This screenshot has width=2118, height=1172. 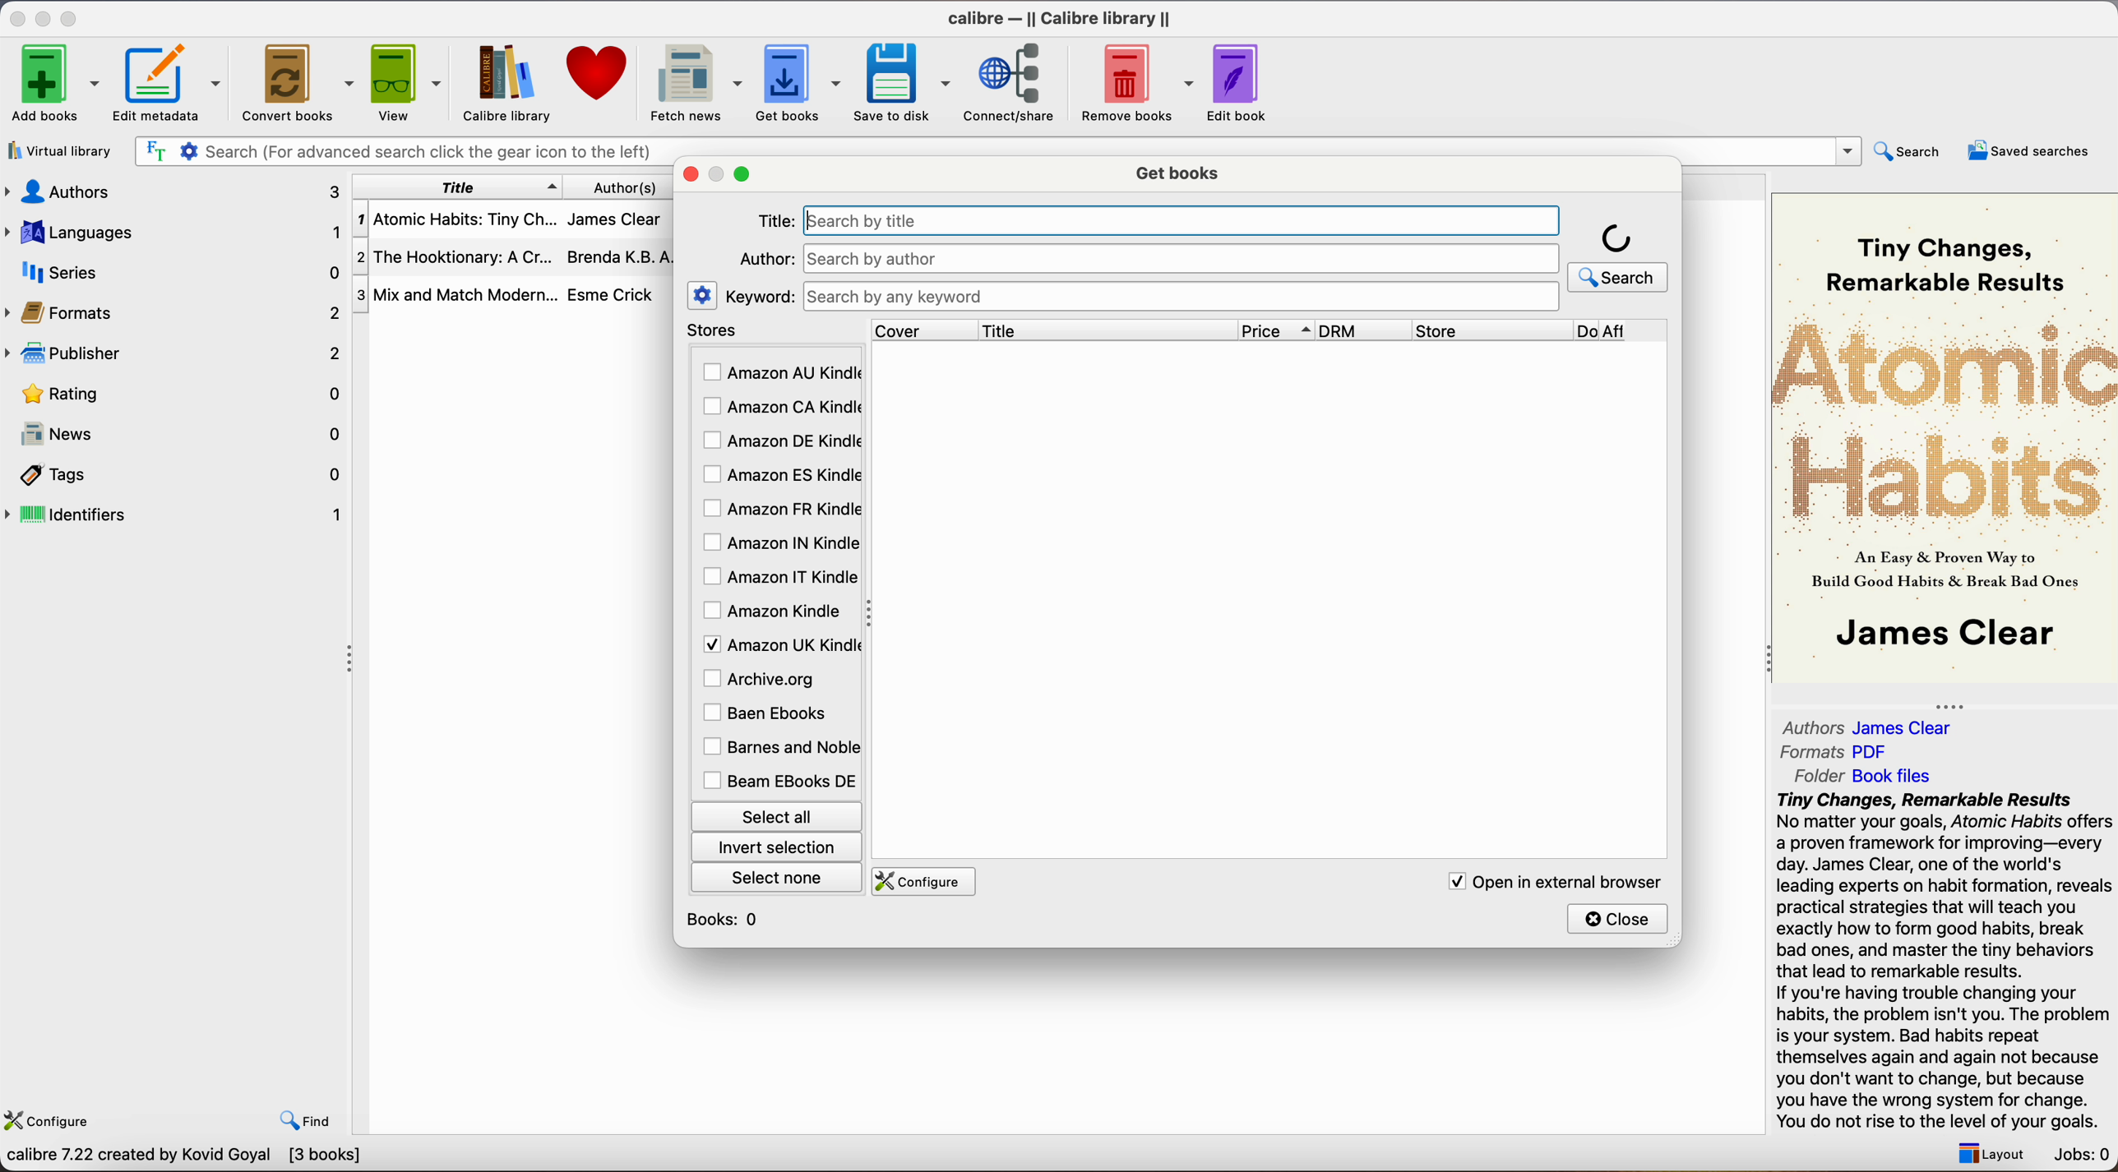 What do you see at coordinates (903, 83) in the screenshot?
I see `save to disk` at bounding box center [903, 83].